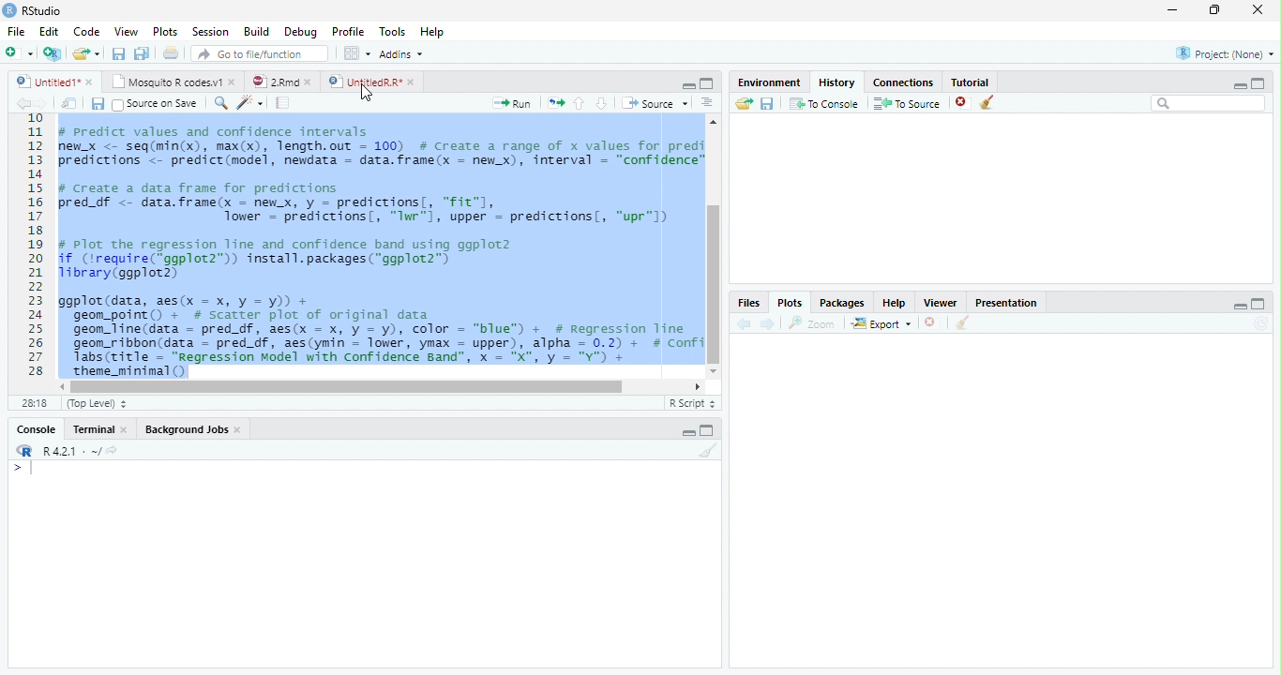  I want to click on Addins, so click(402, 53).